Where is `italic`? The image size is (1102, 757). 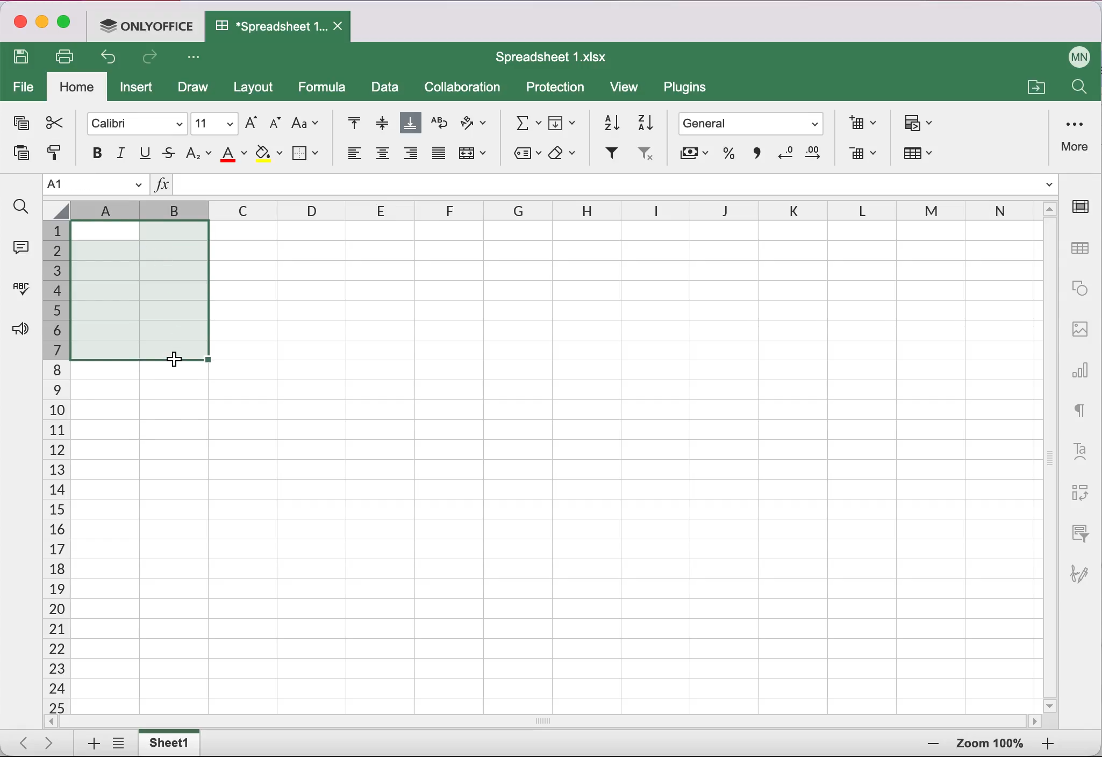
italic is located at coordinates (122, 153).